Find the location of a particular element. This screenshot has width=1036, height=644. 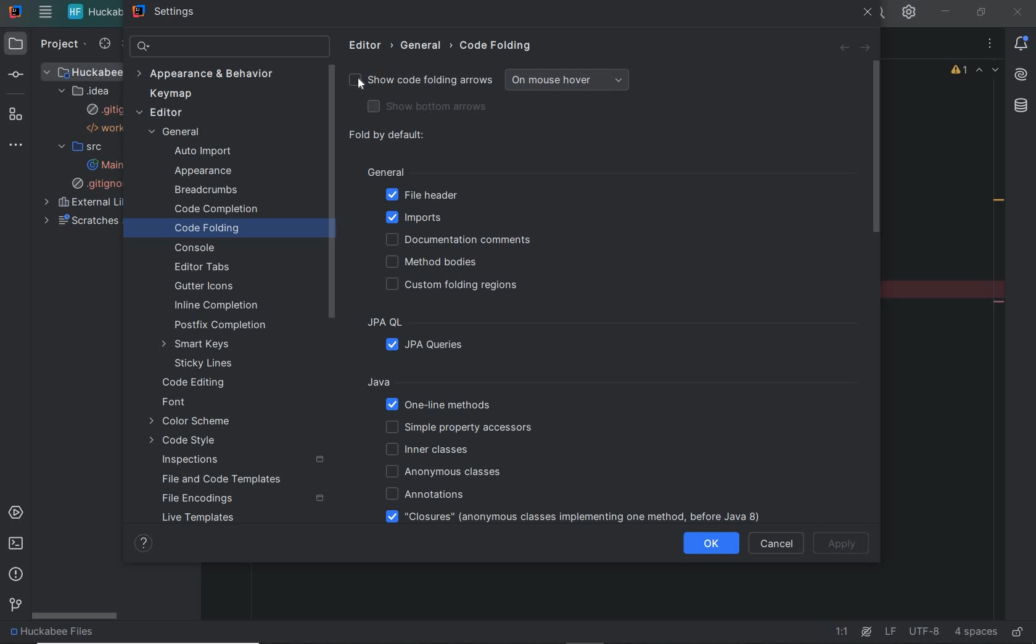

Java is located at coordinates (579, 383).